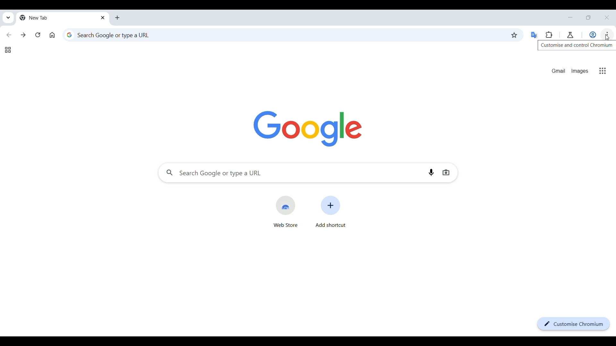  I want to click on Add shortcut, so click(330, 211).